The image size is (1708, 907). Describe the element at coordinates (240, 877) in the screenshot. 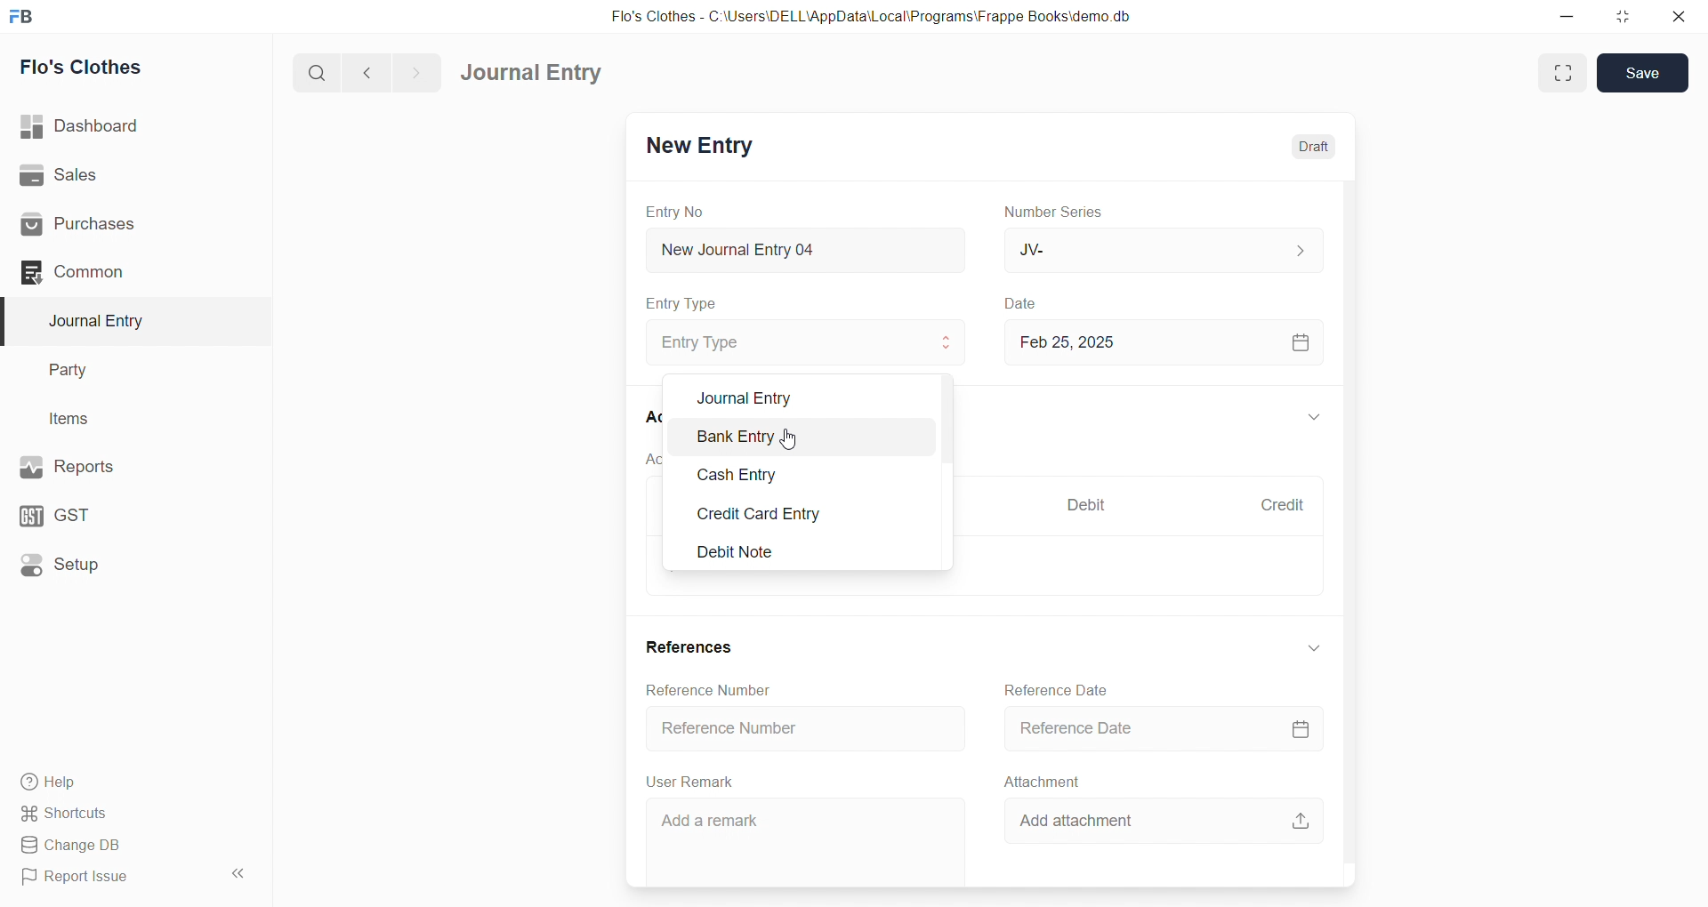

I see `Collapse sidebar` at that location.